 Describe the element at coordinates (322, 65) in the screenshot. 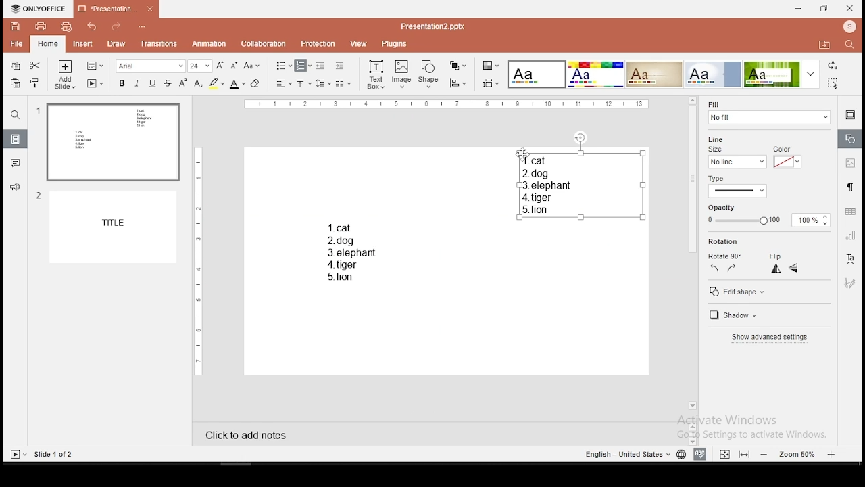

I see `decrease indent` at that location.